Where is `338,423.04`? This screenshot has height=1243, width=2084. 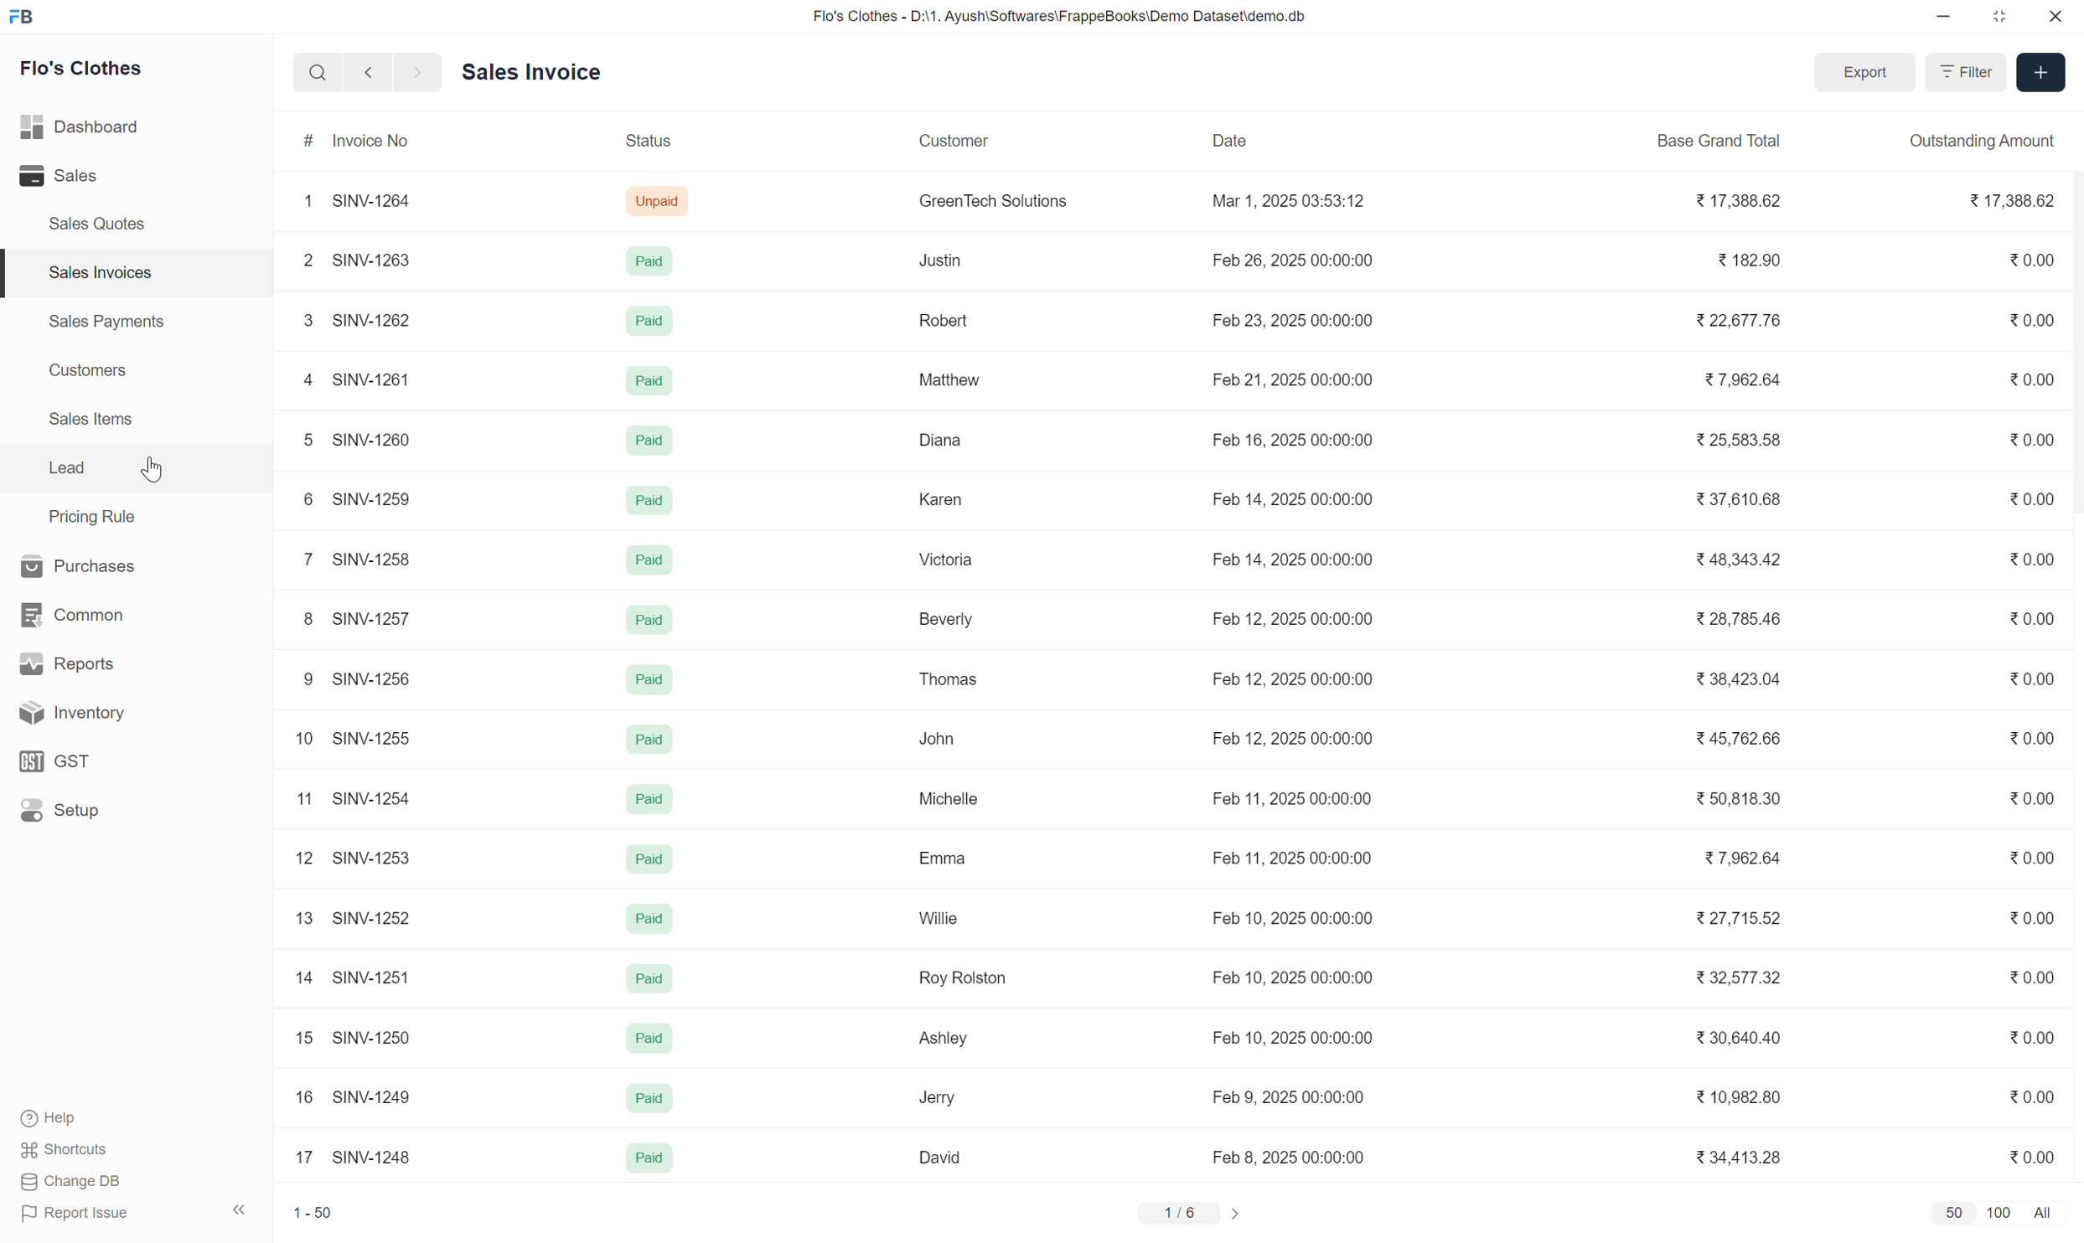 338,423.04 is located at coordinates (1736, 679).